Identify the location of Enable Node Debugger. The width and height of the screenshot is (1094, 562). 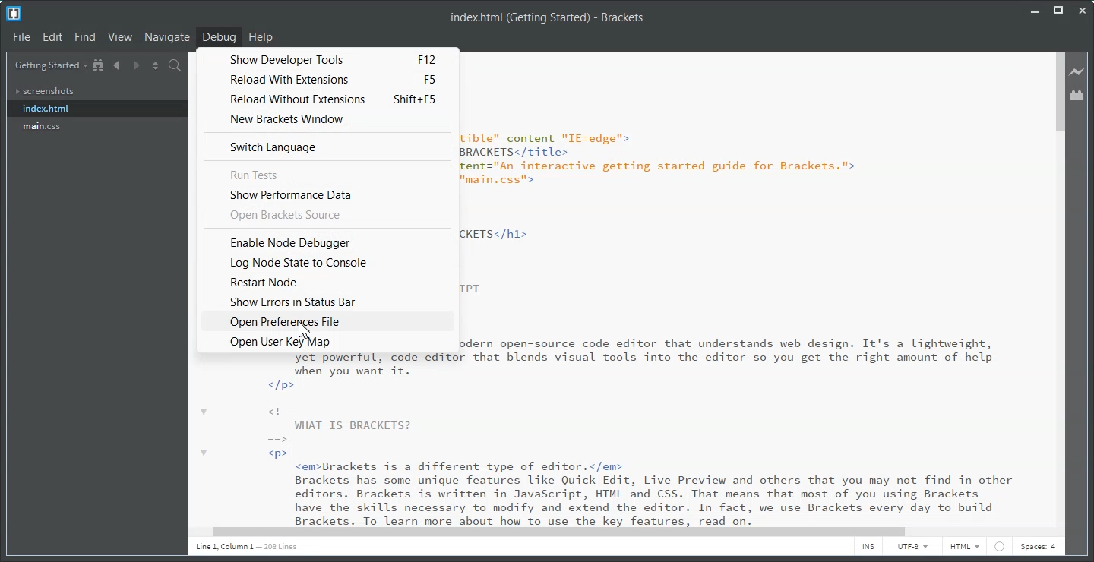
(324, 240).